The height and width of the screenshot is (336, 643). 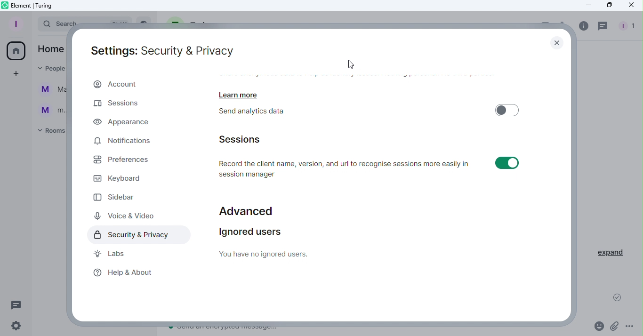 I want to click on Create a space, so click(x=16, y=74).